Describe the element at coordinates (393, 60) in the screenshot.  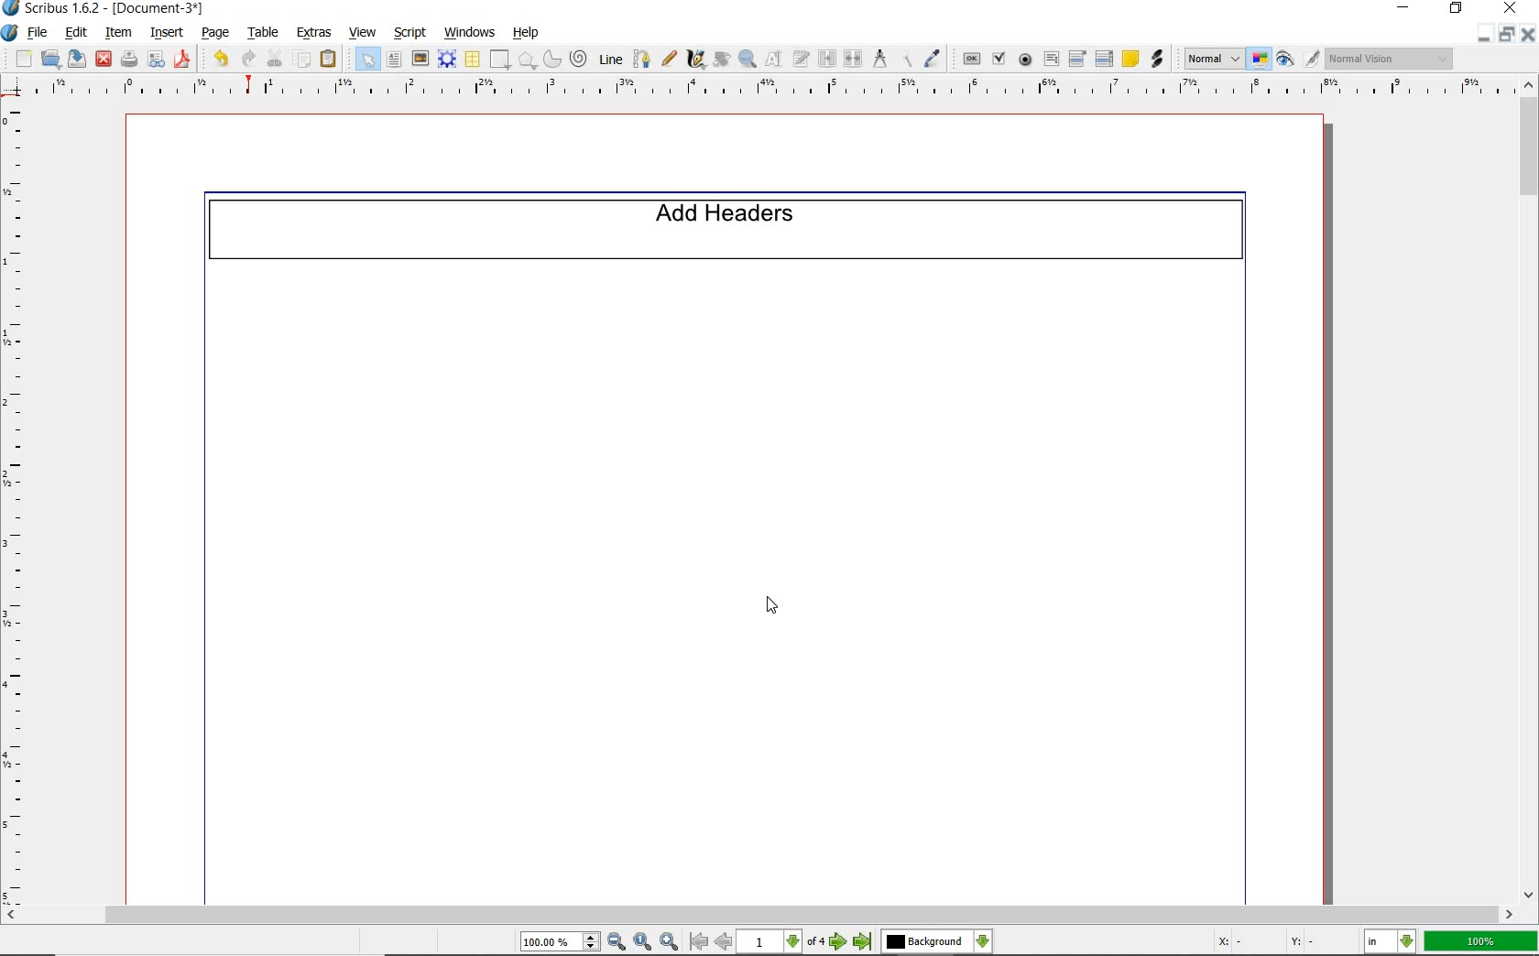
I see `text frame` at that location.